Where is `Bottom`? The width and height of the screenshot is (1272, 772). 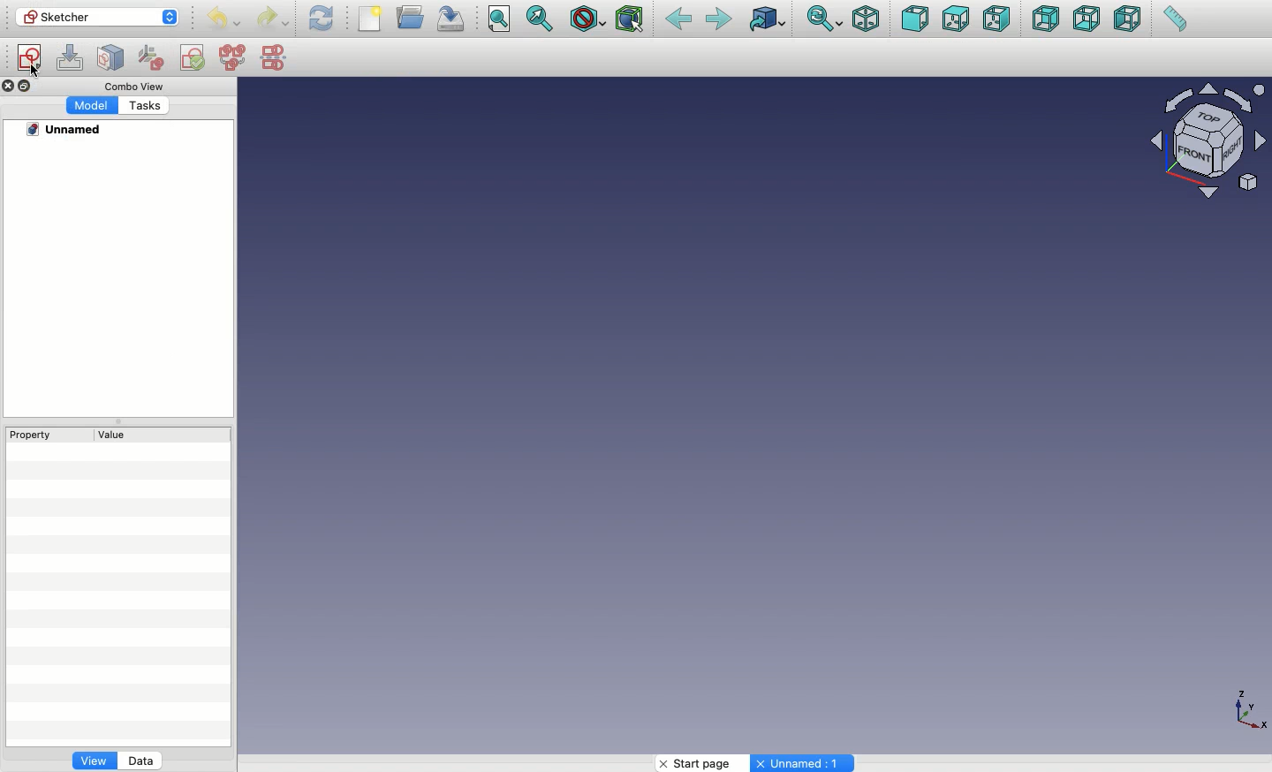
Bottom is located at coordinates (1086, 20).